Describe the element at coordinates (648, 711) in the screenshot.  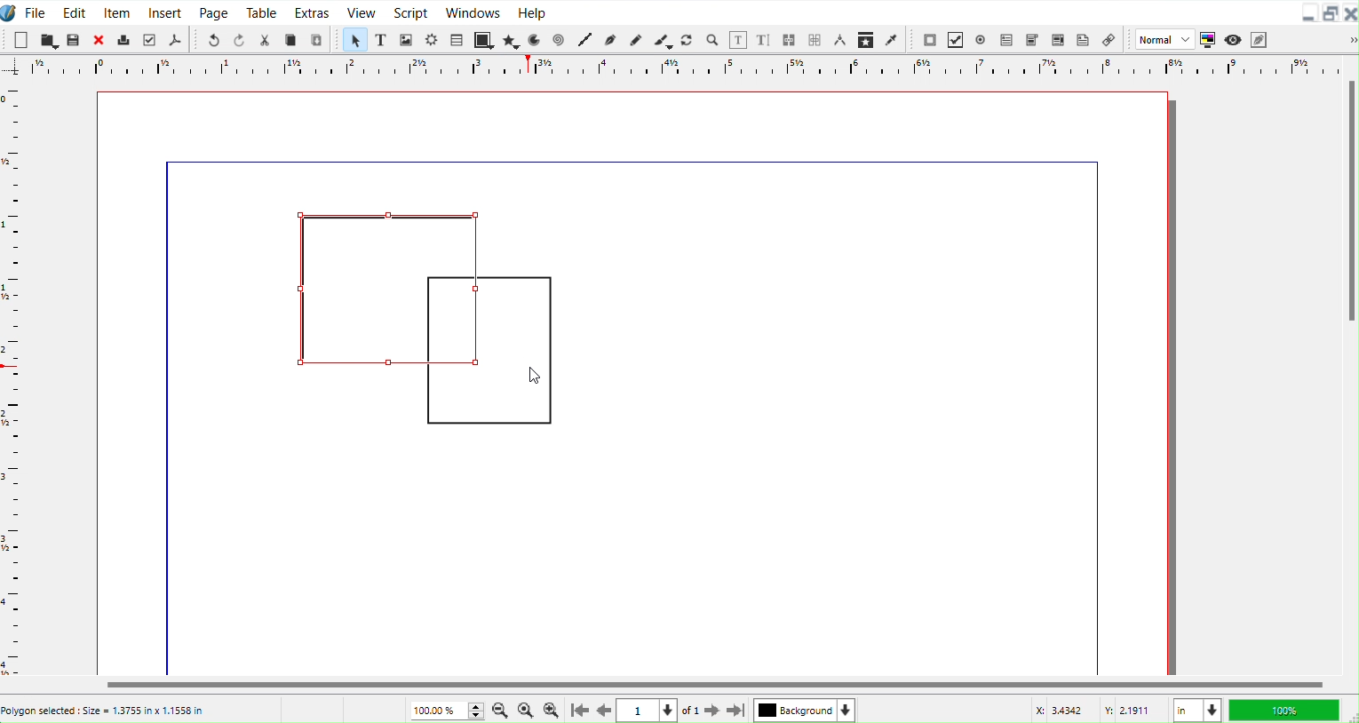
I see `Select current page` at that location.